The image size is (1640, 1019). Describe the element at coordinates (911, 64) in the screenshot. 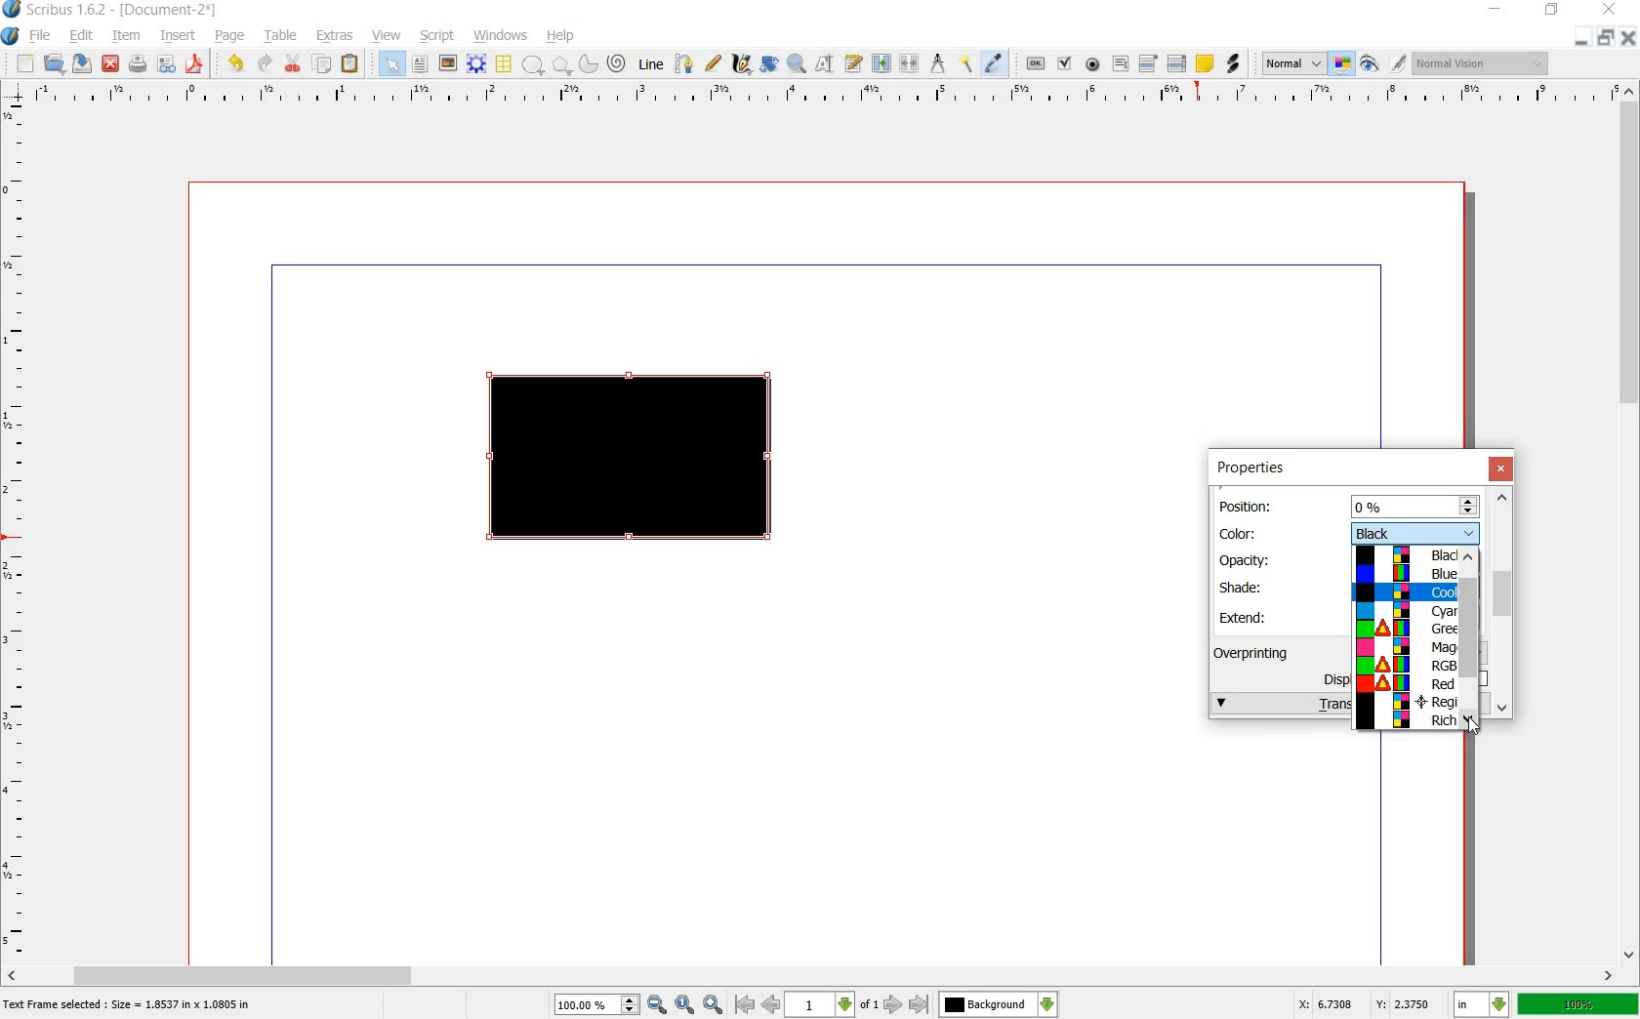

I see `unlink text frame` at that location.